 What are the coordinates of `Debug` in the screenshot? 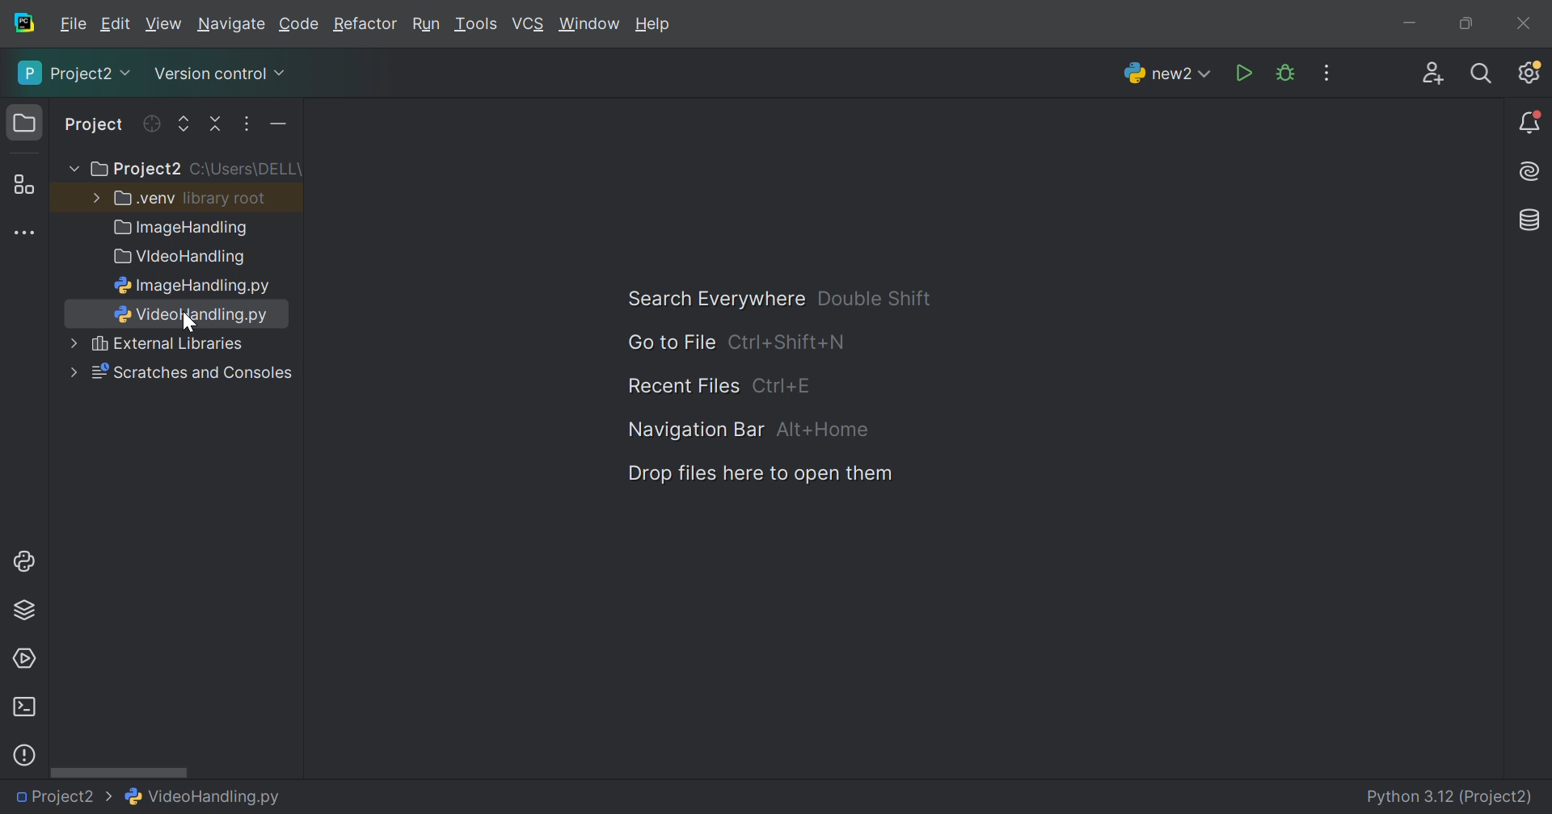 It's located at (1285, 73).